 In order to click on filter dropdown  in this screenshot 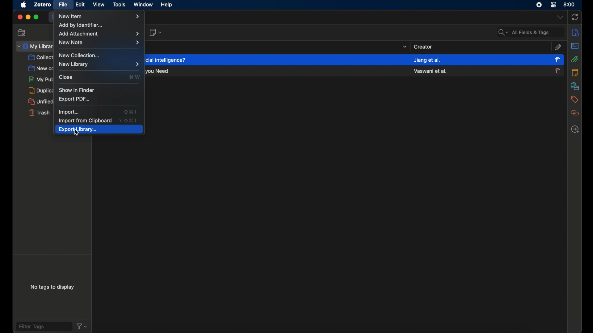, I will do `click(82, 326)`.